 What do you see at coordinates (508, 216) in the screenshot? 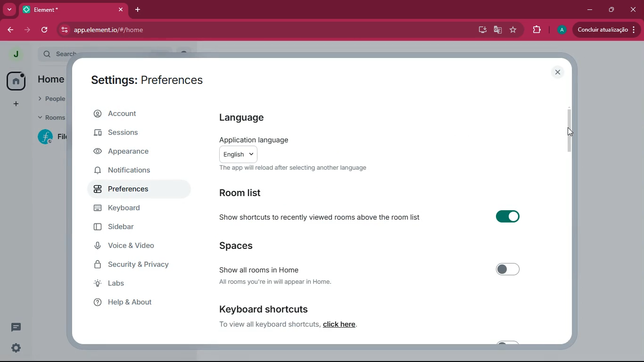
I see `toggle on/off` at bounding box center [508, 216].